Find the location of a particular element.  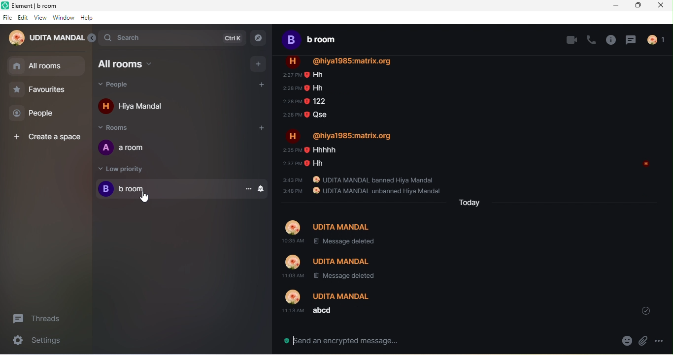

title is located at coordinates (49, 6).